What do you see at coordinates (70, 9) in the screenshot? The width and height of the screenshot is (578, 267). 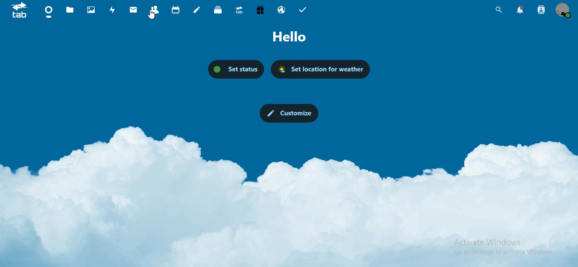 I see `files` at bounding box center [70, 9].